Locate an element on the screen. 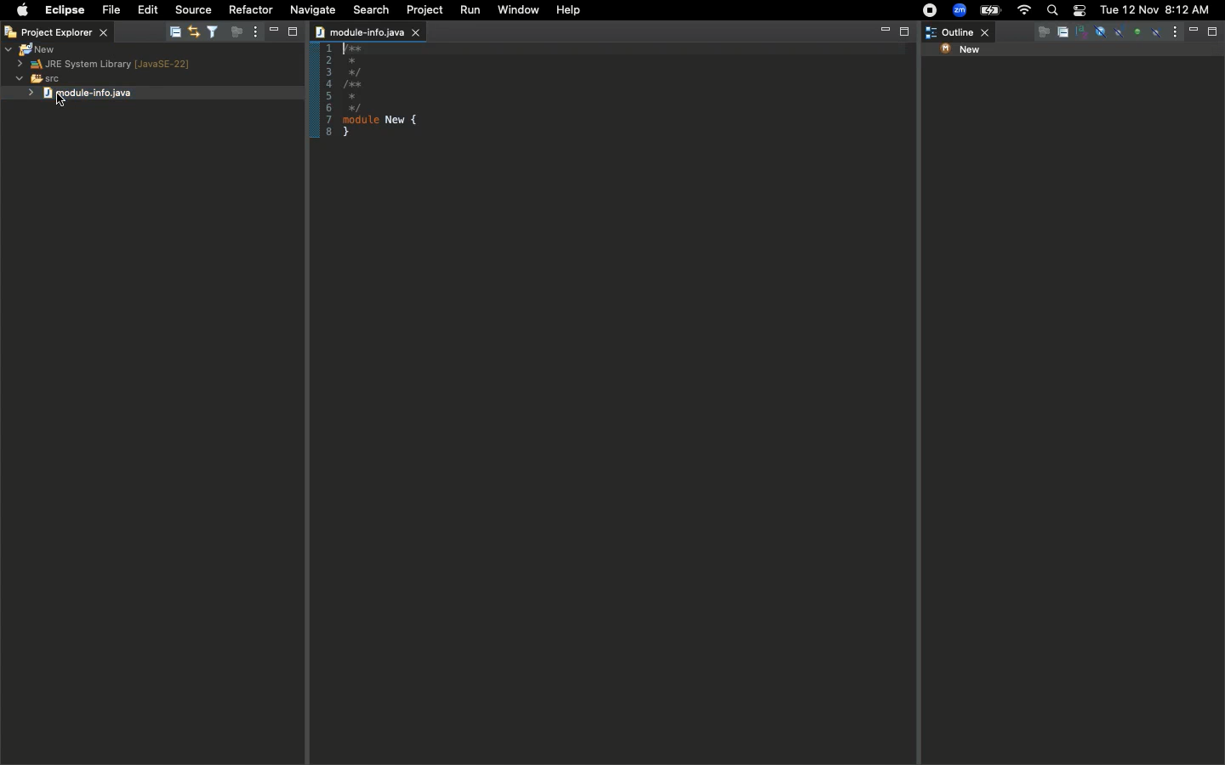  Navigate is located at coordinates (312, 12).